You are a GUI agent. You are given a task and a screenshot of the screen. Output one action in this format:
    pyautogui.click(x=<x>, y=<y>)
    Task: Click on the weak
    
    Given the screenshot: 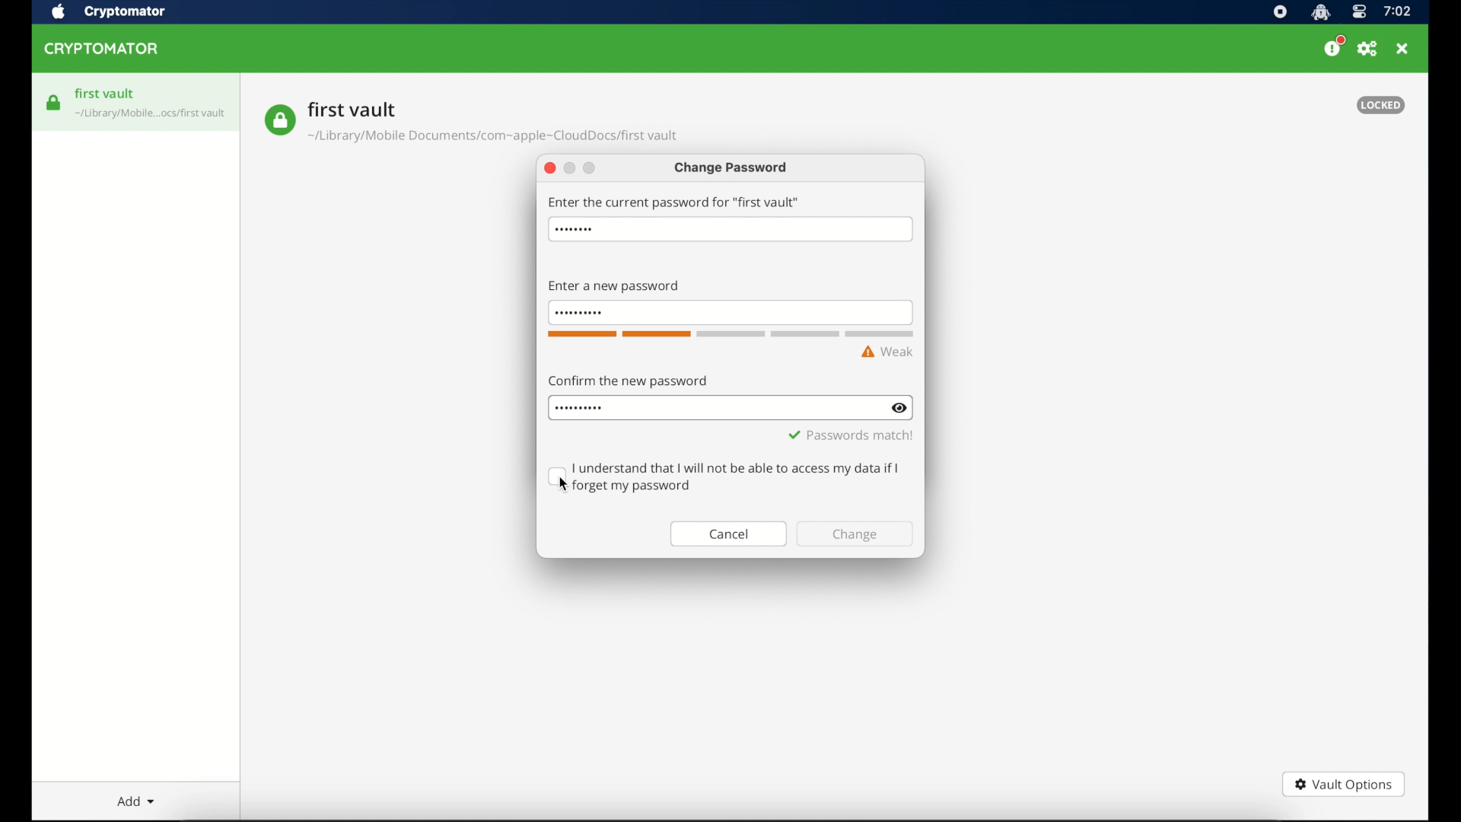 What is the action you would take?
    pyautogui.click(x=887, y=352)
    